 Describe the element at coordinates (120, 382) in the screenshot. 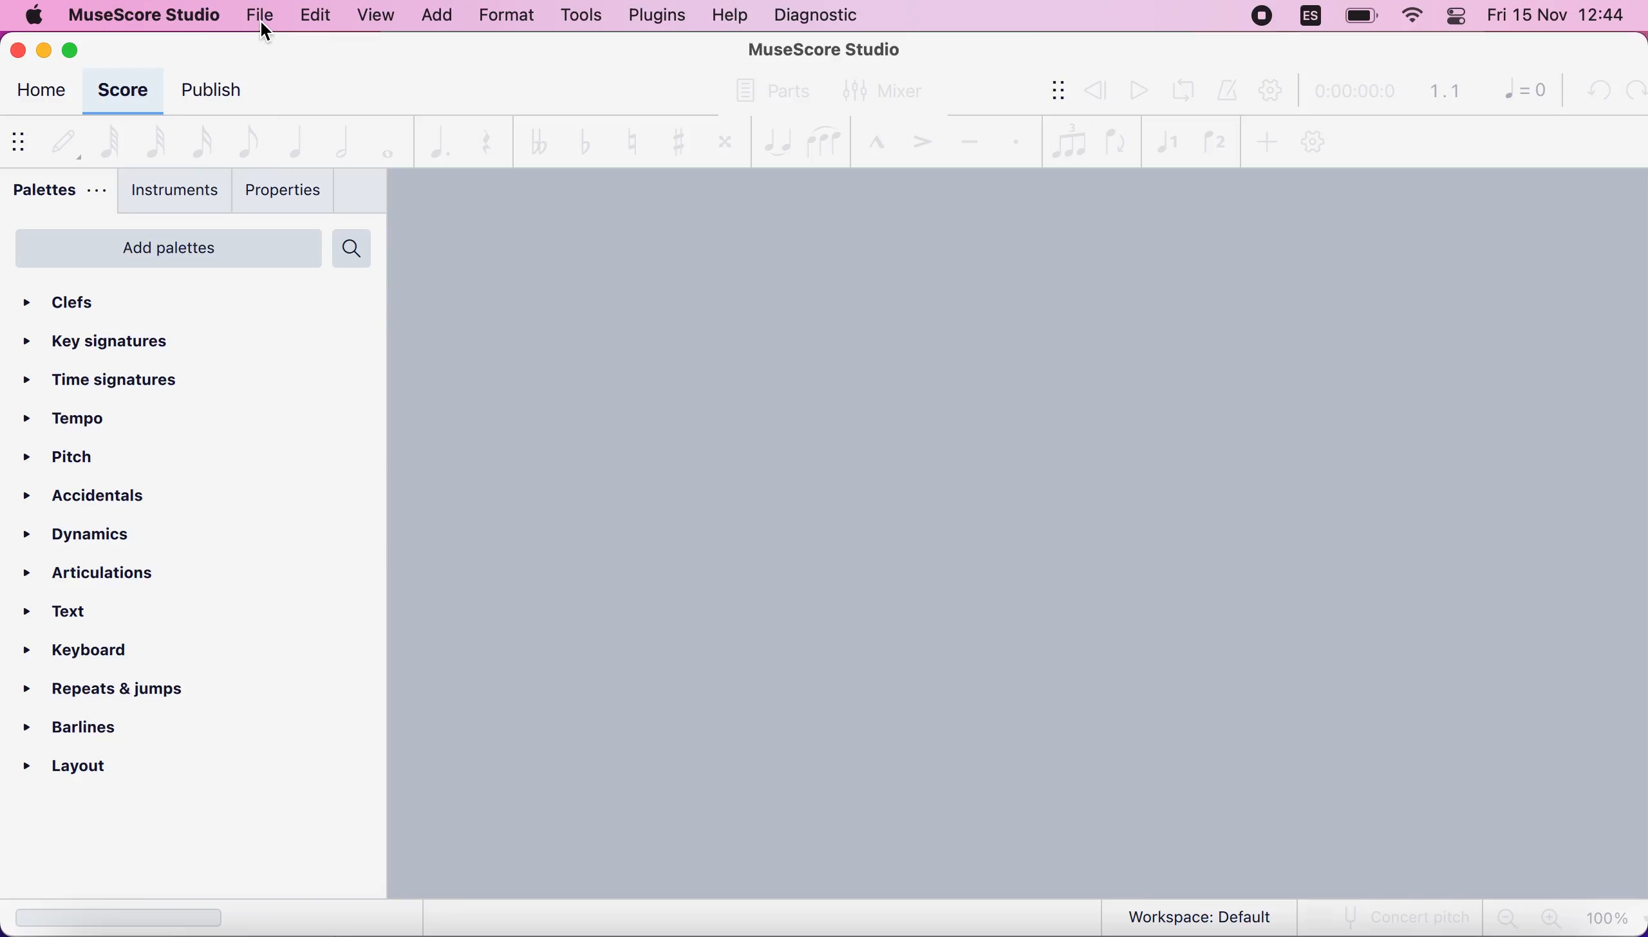

I see `ime signatures` at that location.